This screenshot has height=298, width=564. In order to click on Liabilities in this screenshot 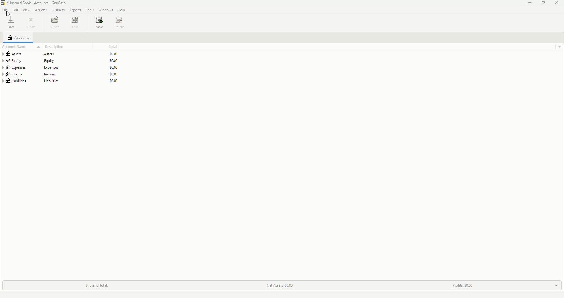, I will do `click(61, 82)`.